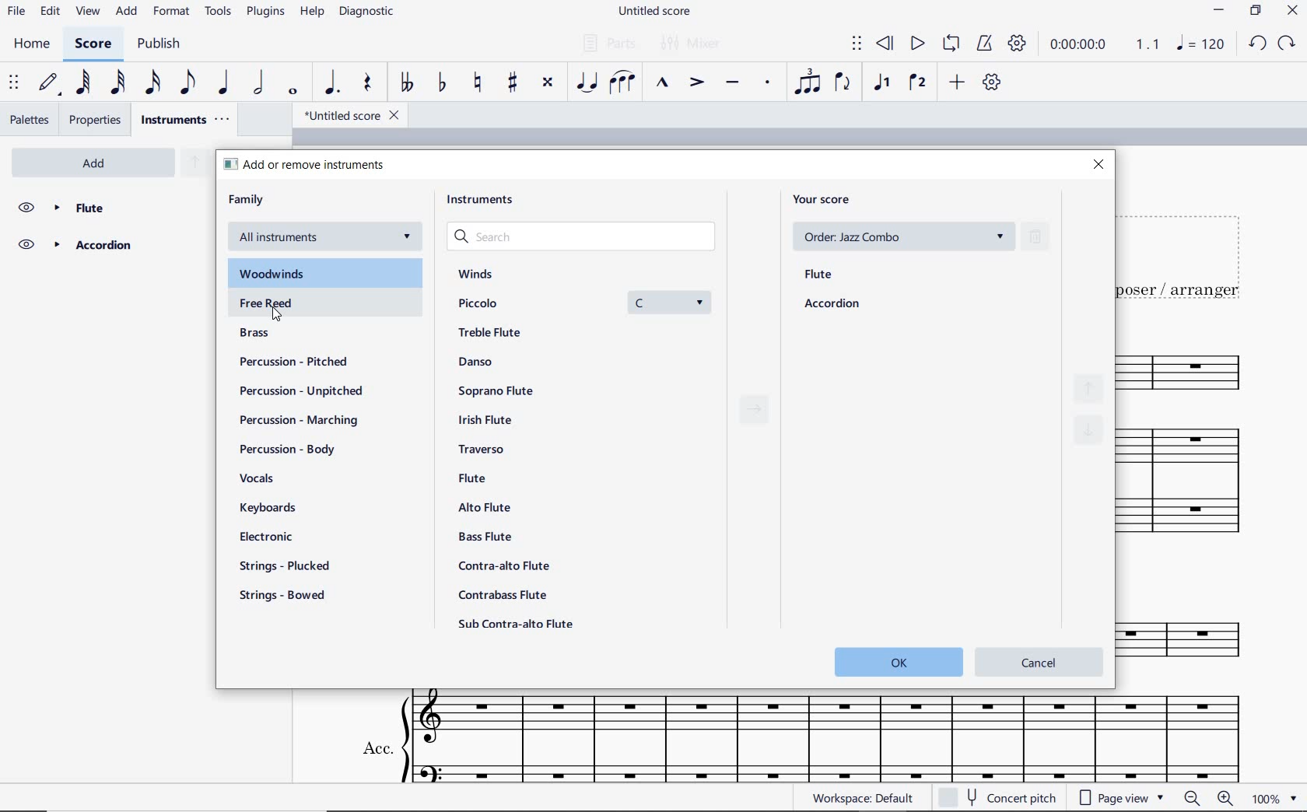 This screenshot has height=812, width=1307. Describe the element at coordinates (90, 46) in the screenshot. I see `SCORE` at that location.